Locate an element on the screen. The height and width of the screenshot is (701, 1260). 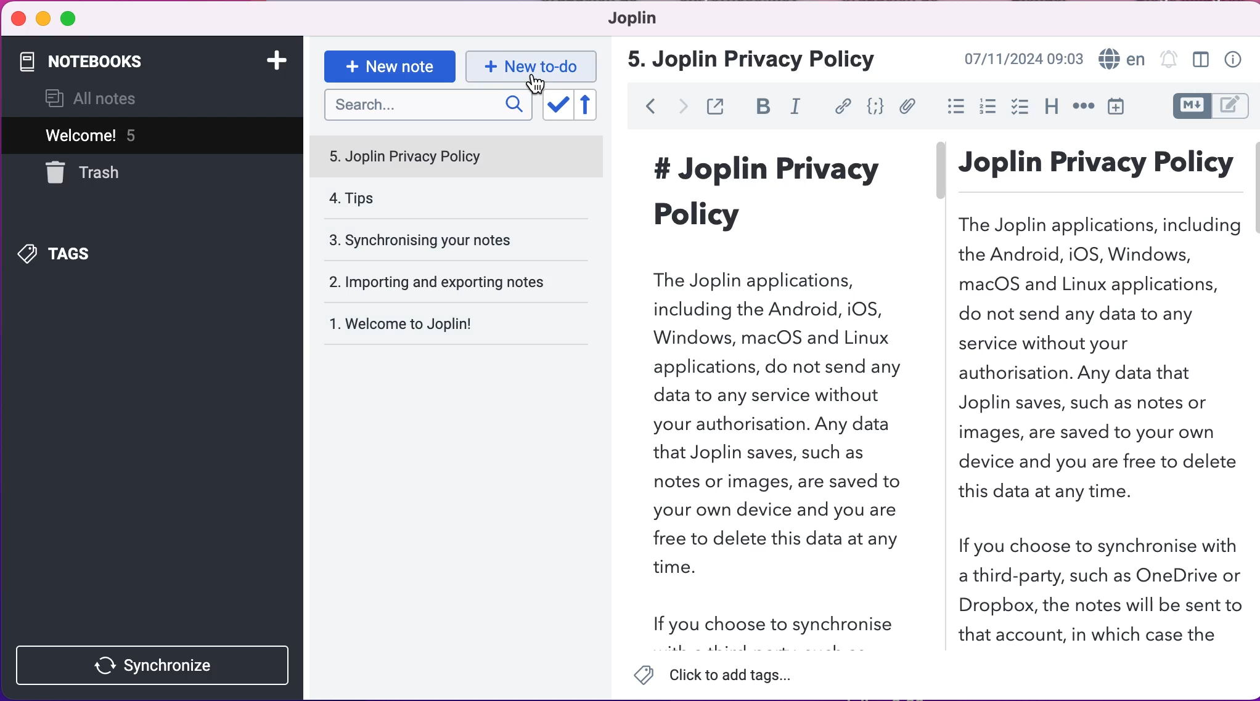
07/11/2024 09:03 is located at coordinates (1022, 57).